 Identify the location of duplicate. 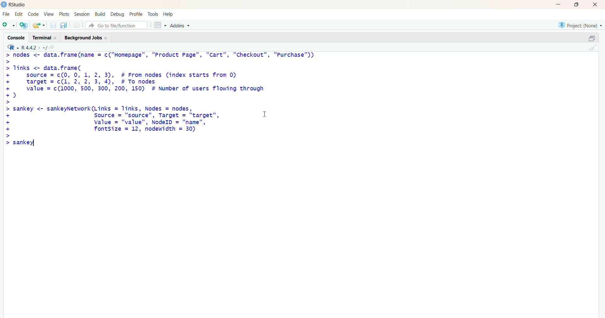
(64, 25).